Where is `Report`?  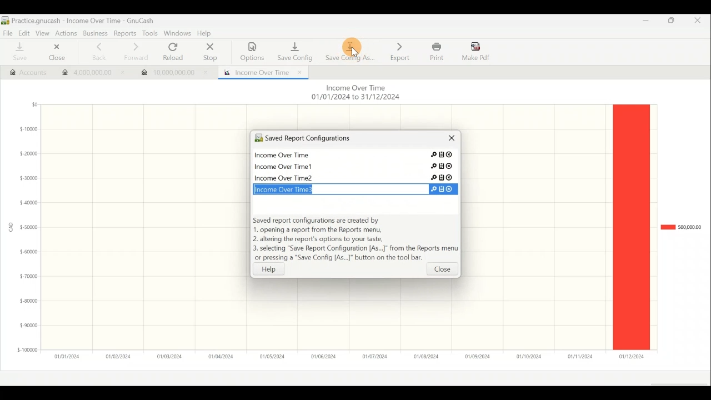
Report is located at coordinates (261, 71).